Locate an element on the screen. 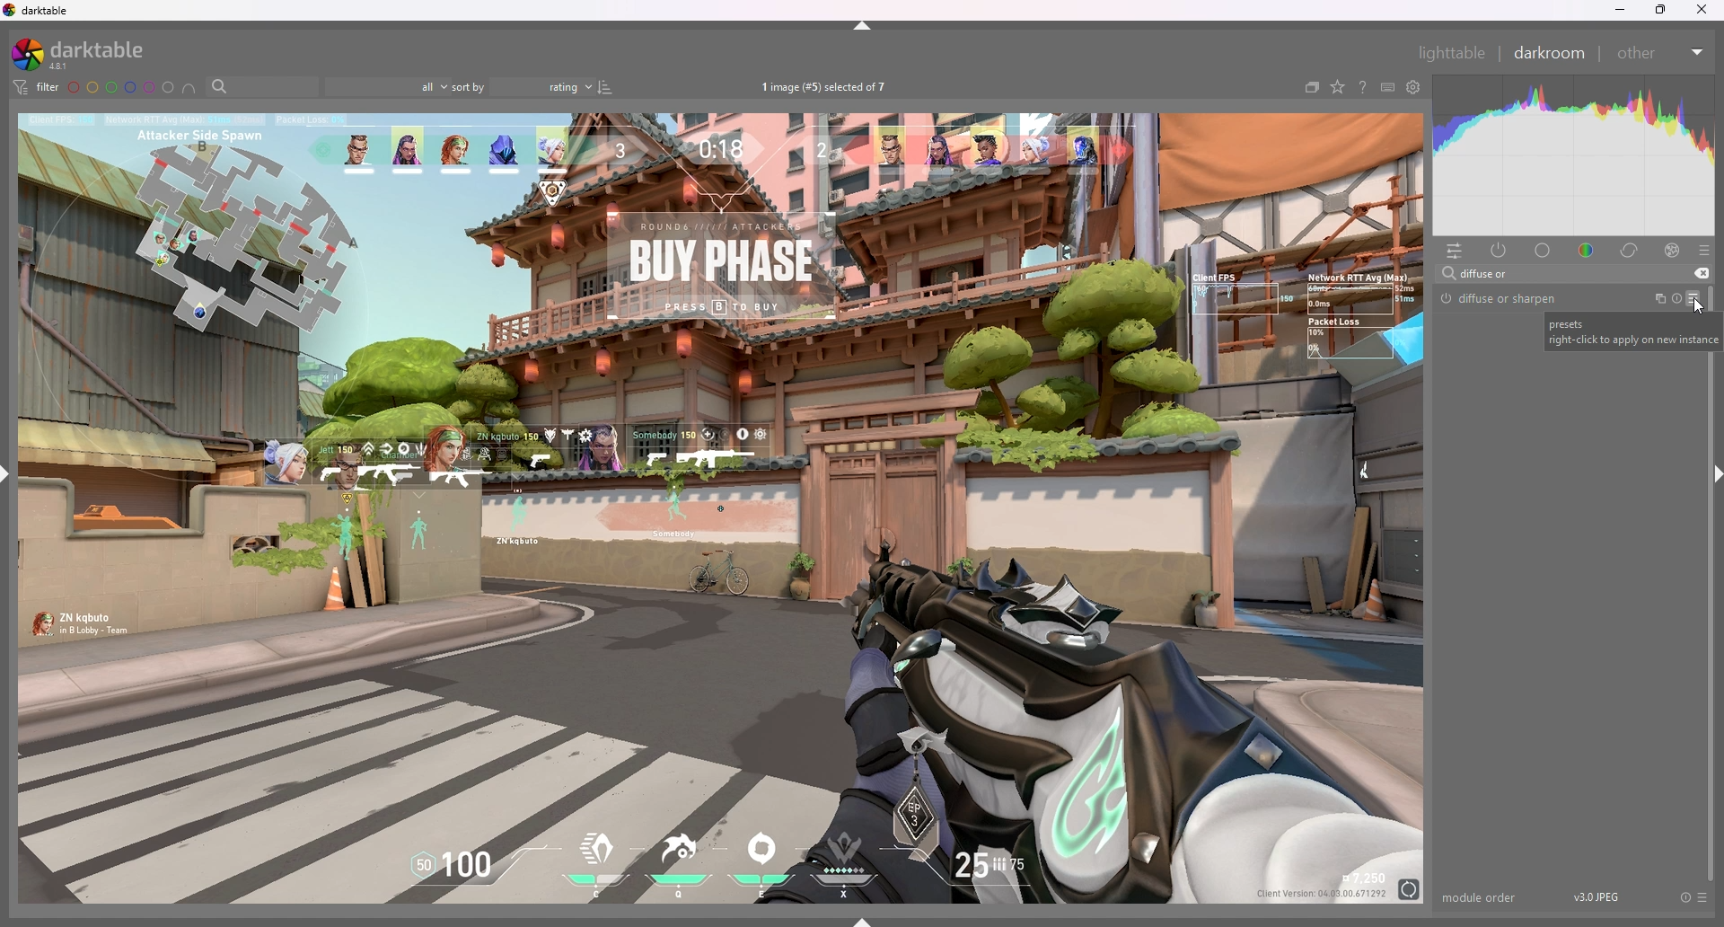 Image resolution: width=1724 pixels, height=927 pixels. diffuse or sharpen is located at coordinates (1500, 298).